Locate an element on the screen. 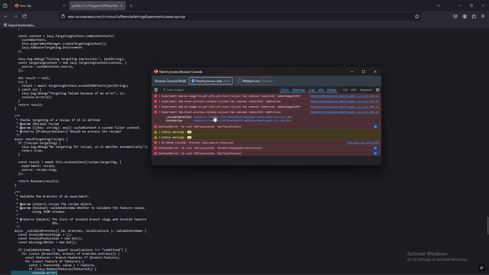 This screenshot has height=275, width=489. add tab is located at coordinates (131, 6).